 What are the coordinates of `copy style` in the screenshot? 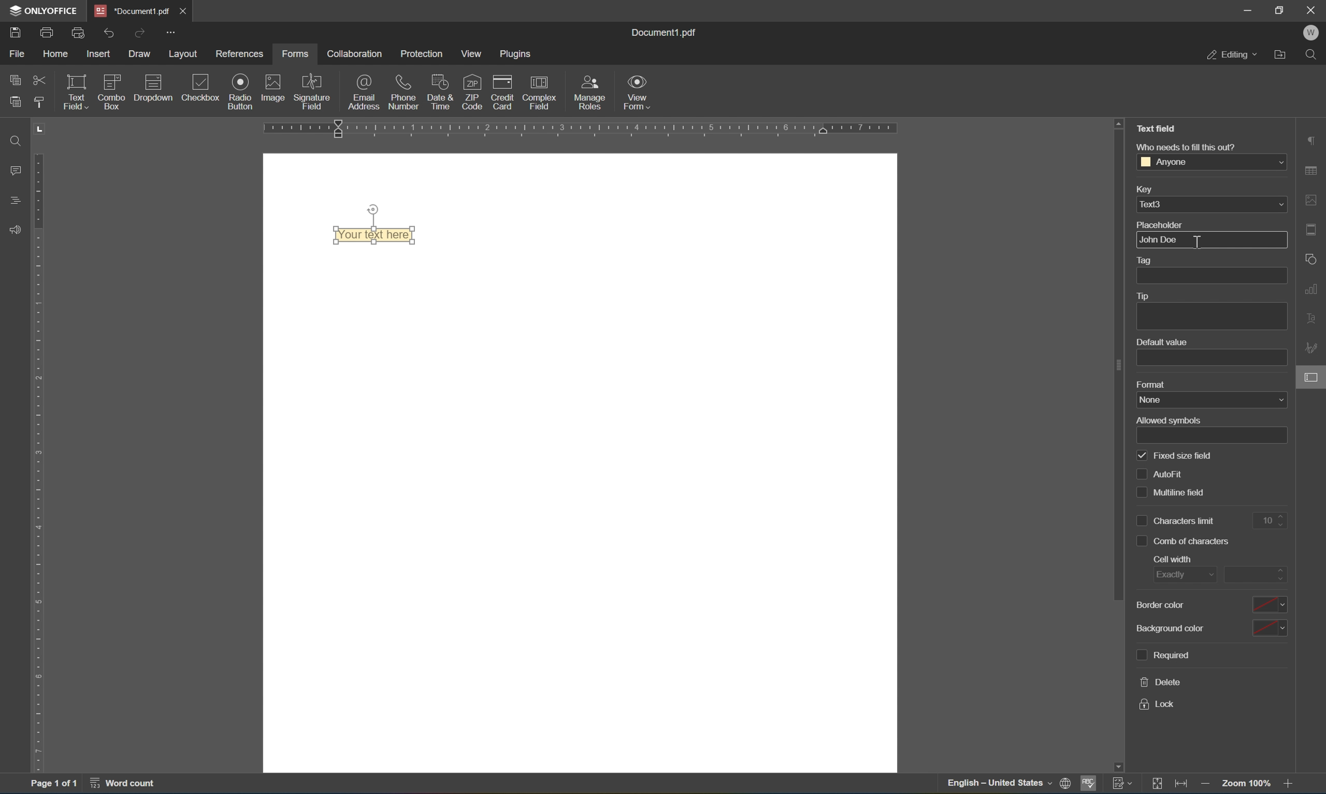 It's located at (39, 102).